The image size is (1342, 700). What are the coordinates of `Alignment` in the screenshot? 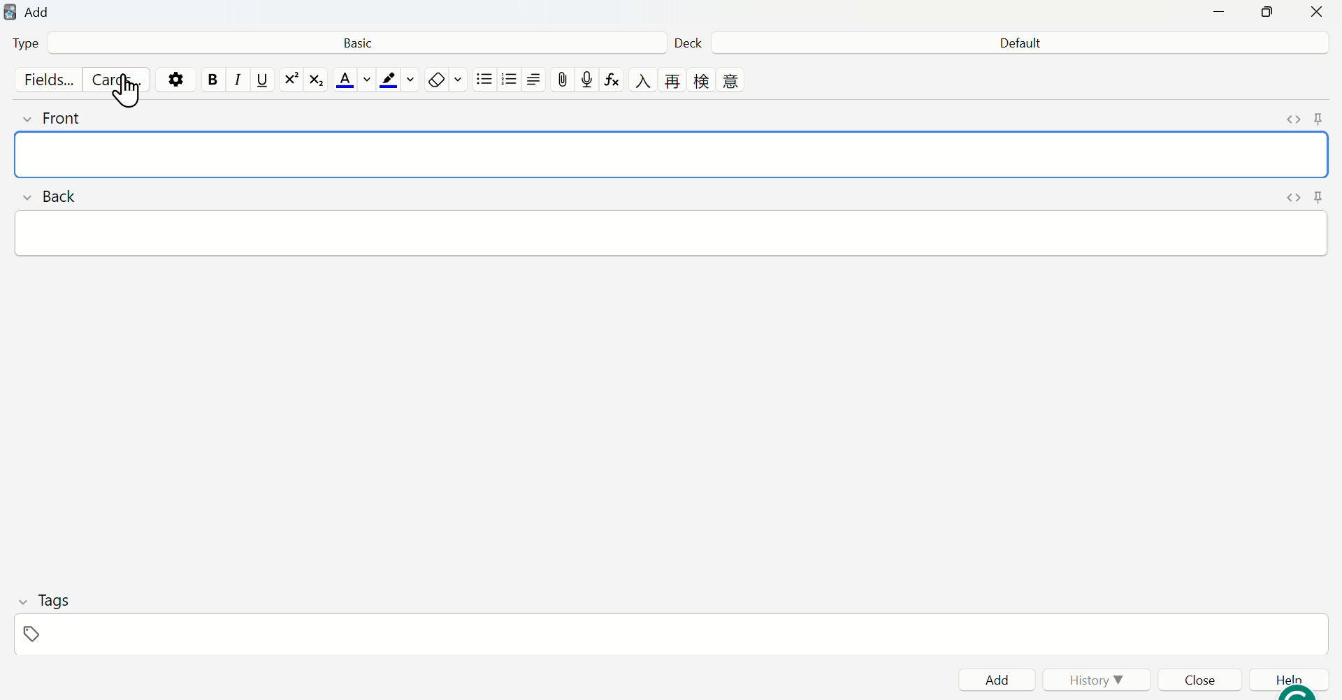 It's located at (533, 80).